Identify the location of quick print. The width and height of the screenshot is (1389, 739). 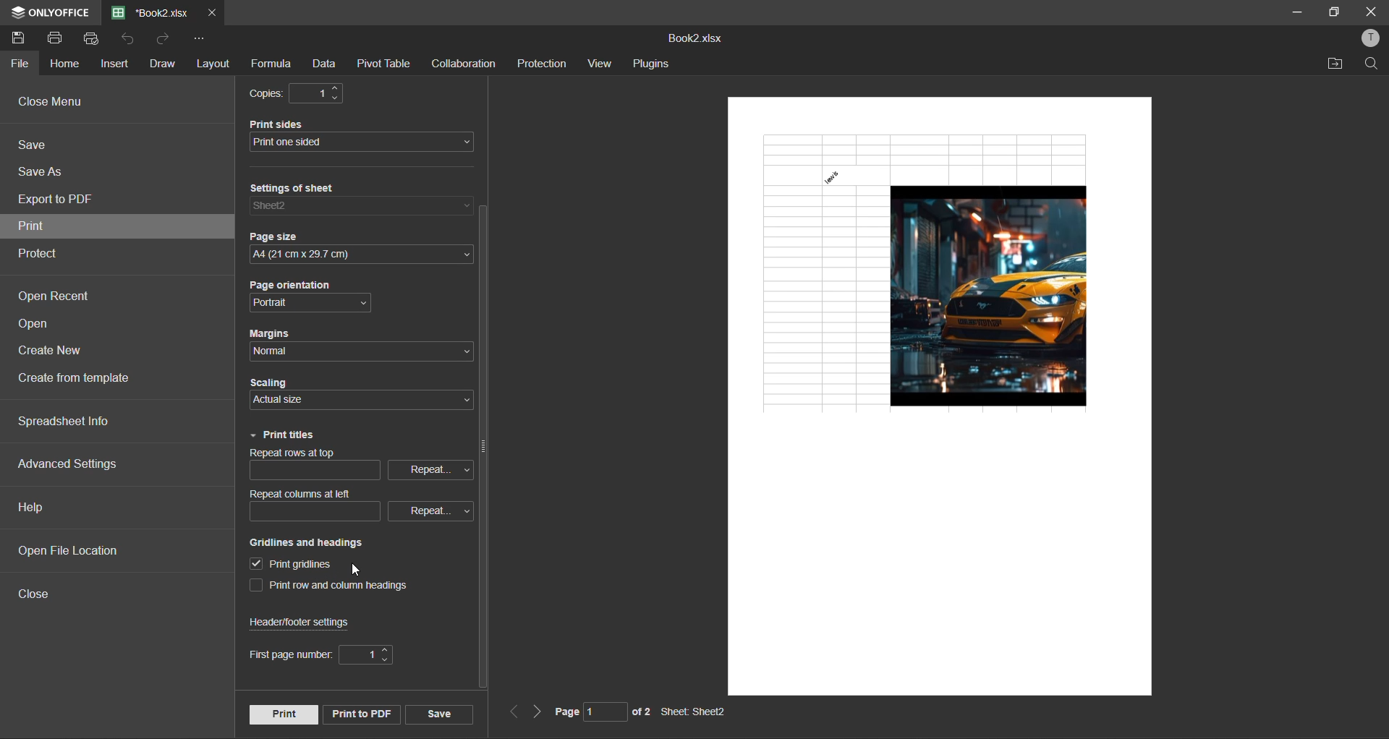
(92, 38).